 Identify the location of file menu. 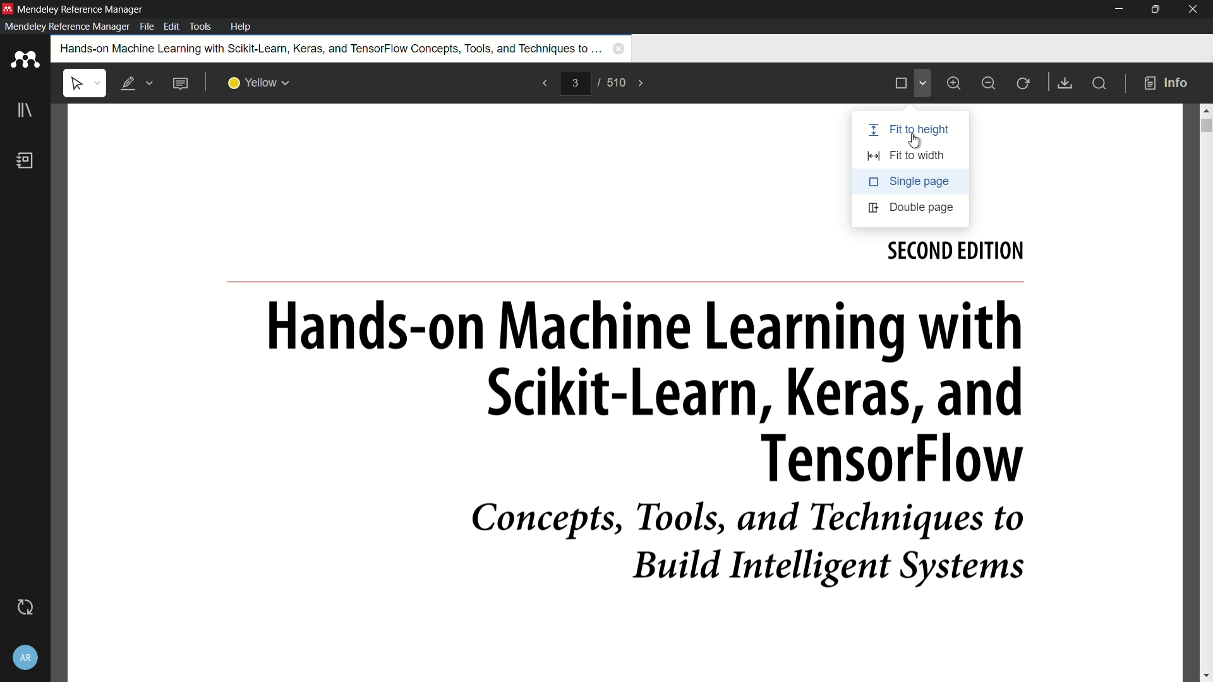
(147, 27).